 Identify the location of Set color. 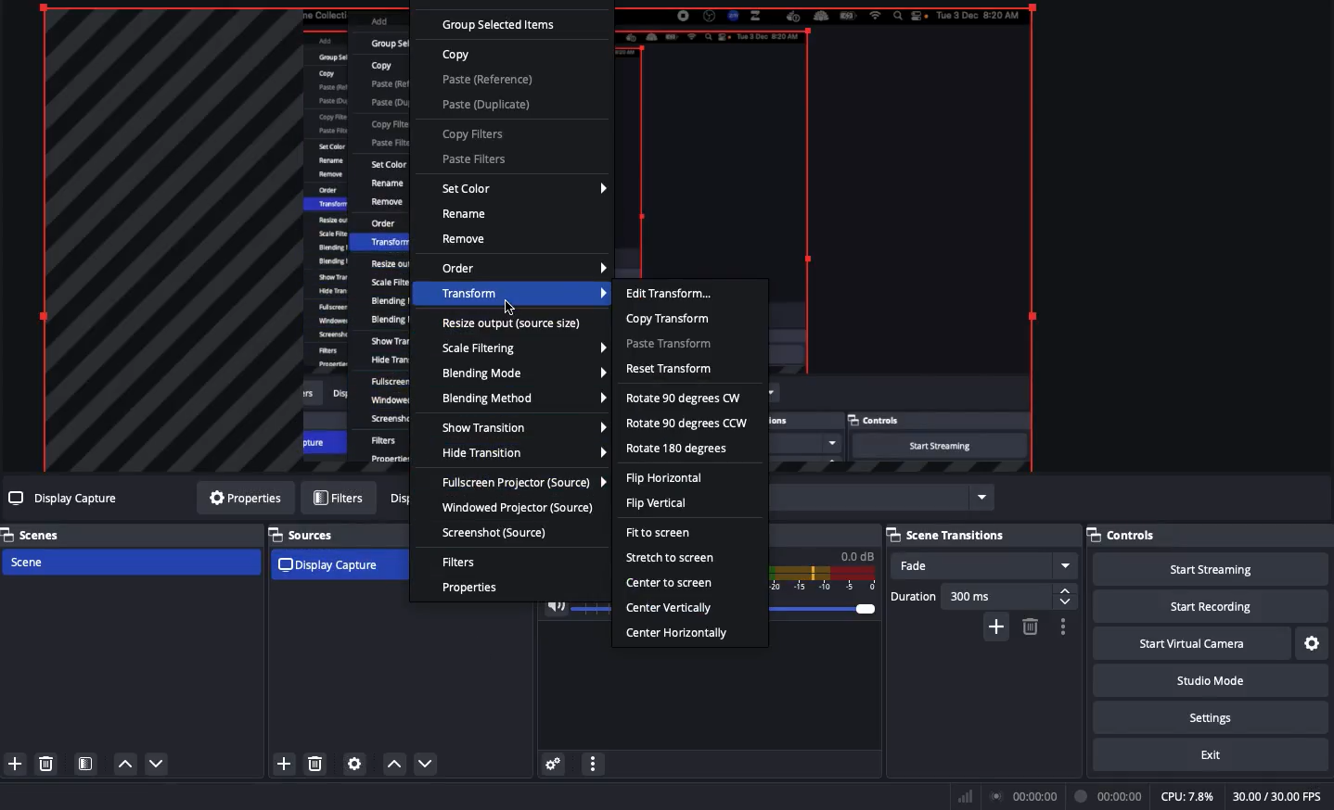
(522, 190).